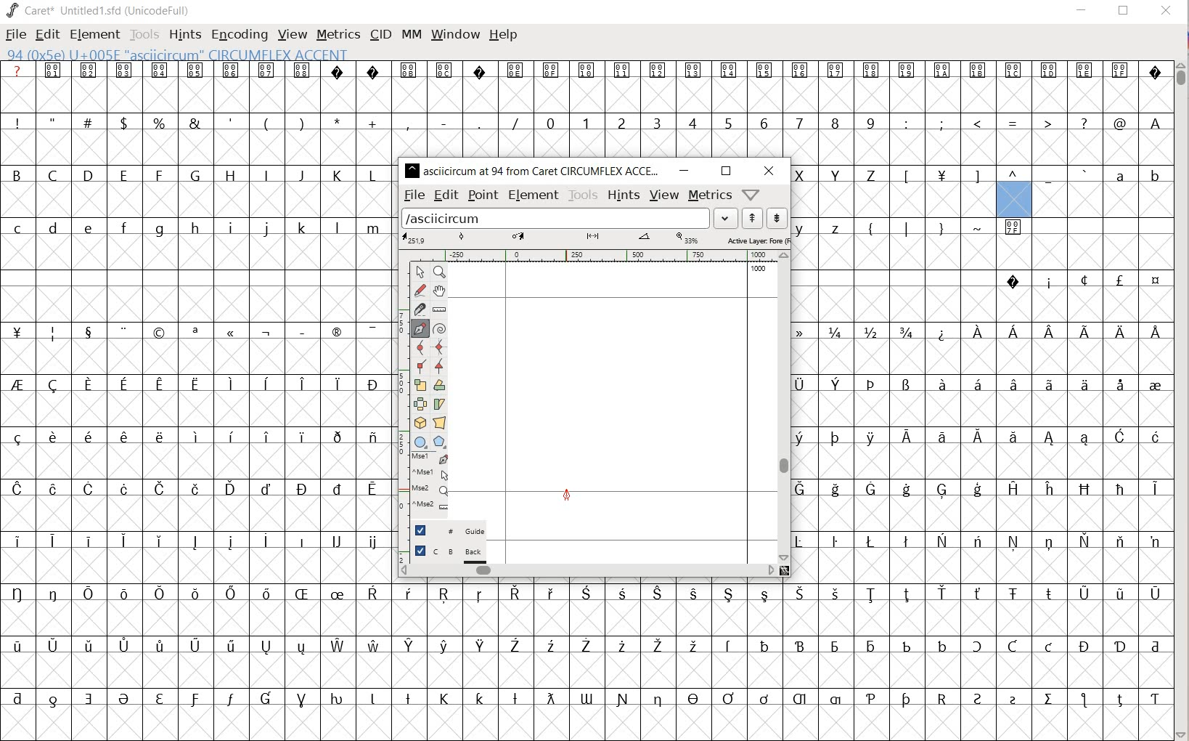 The image size is (1189, 741). What do you see at coordinates (725, 171) in the screenshot?
I see `restore down` at bounding box center [725, 171].